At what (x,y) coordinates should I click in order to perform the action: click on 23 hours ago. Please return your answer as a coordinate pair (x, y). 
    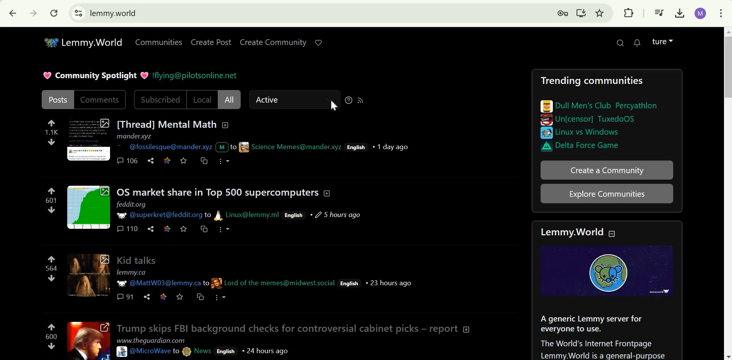
    Looking at the image, I should click on (389, 283).